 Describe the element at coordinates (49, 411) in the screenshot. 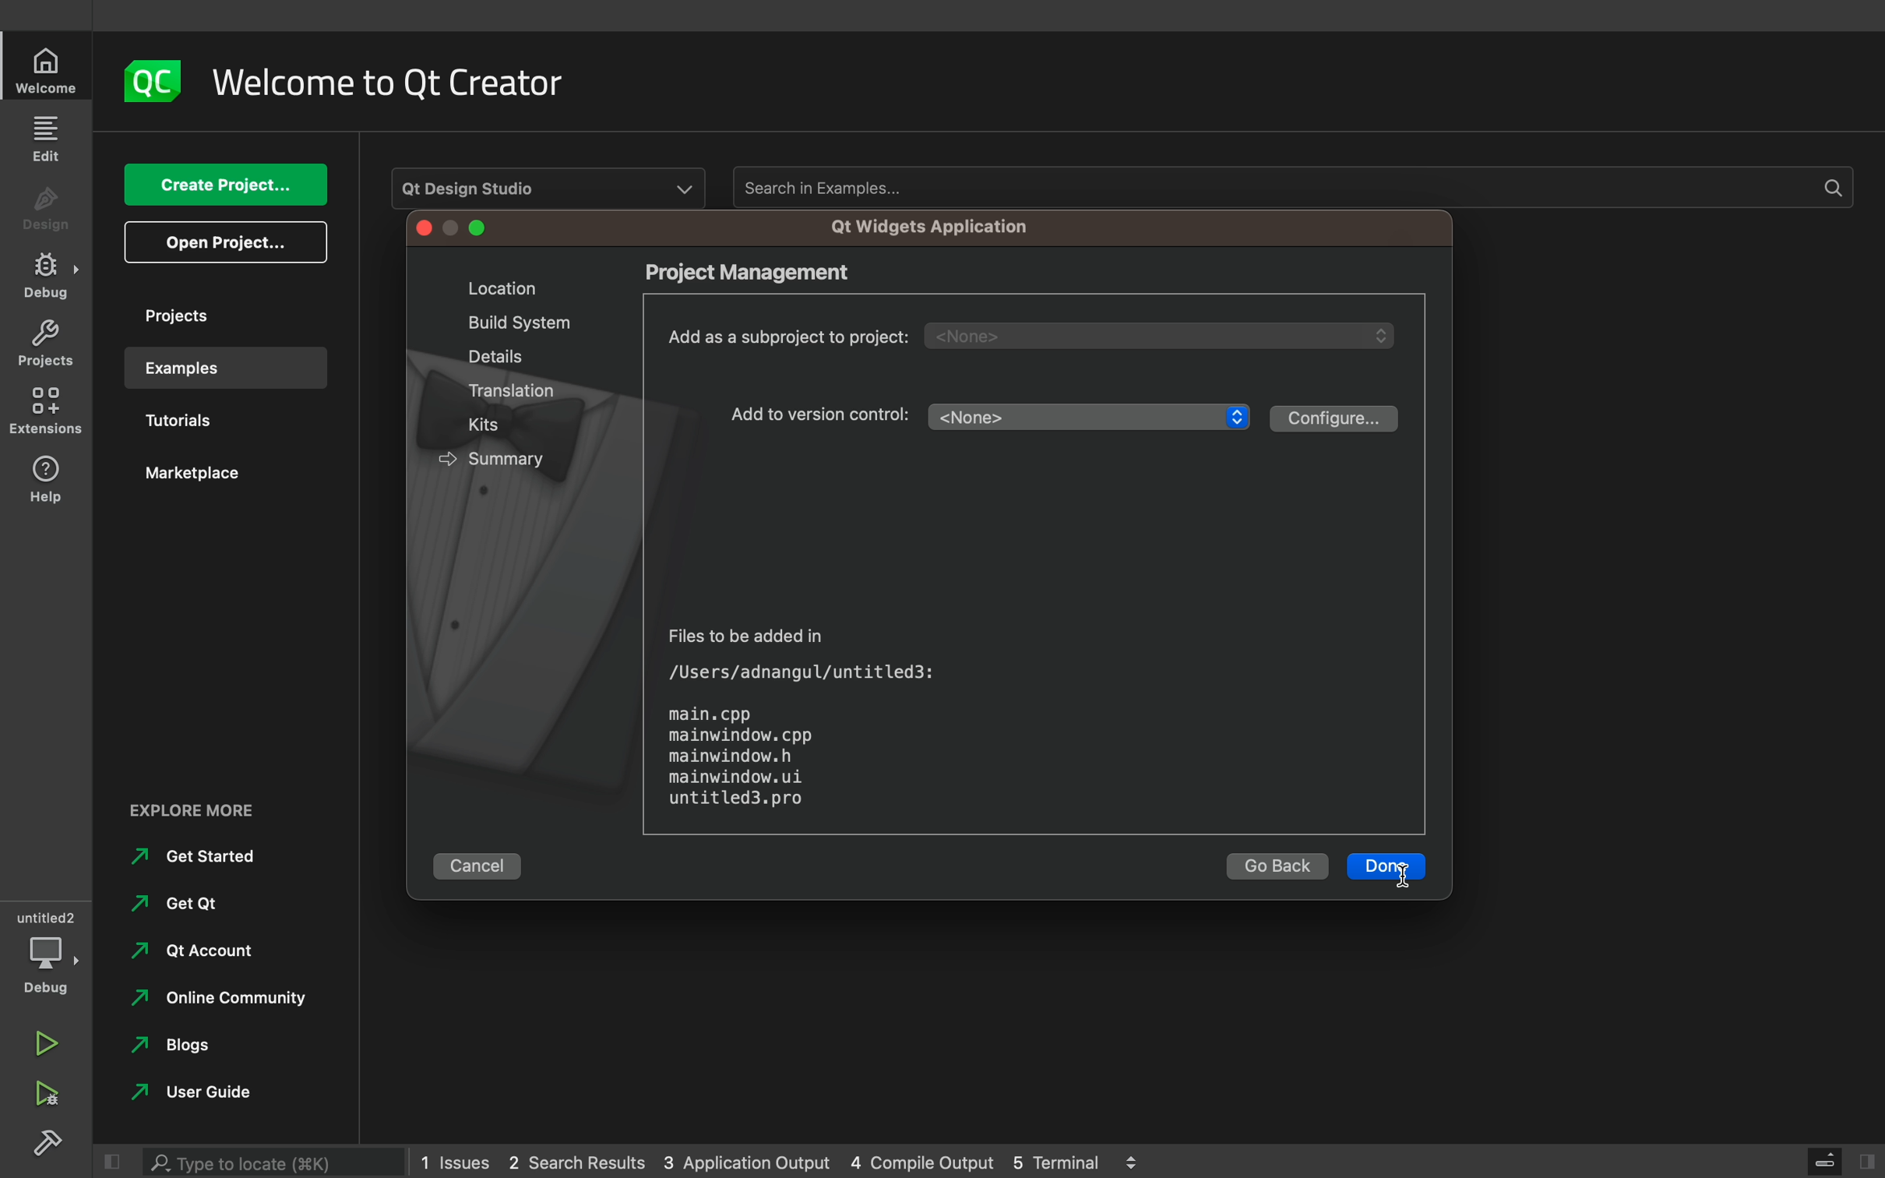

I see `extensions` at that location.